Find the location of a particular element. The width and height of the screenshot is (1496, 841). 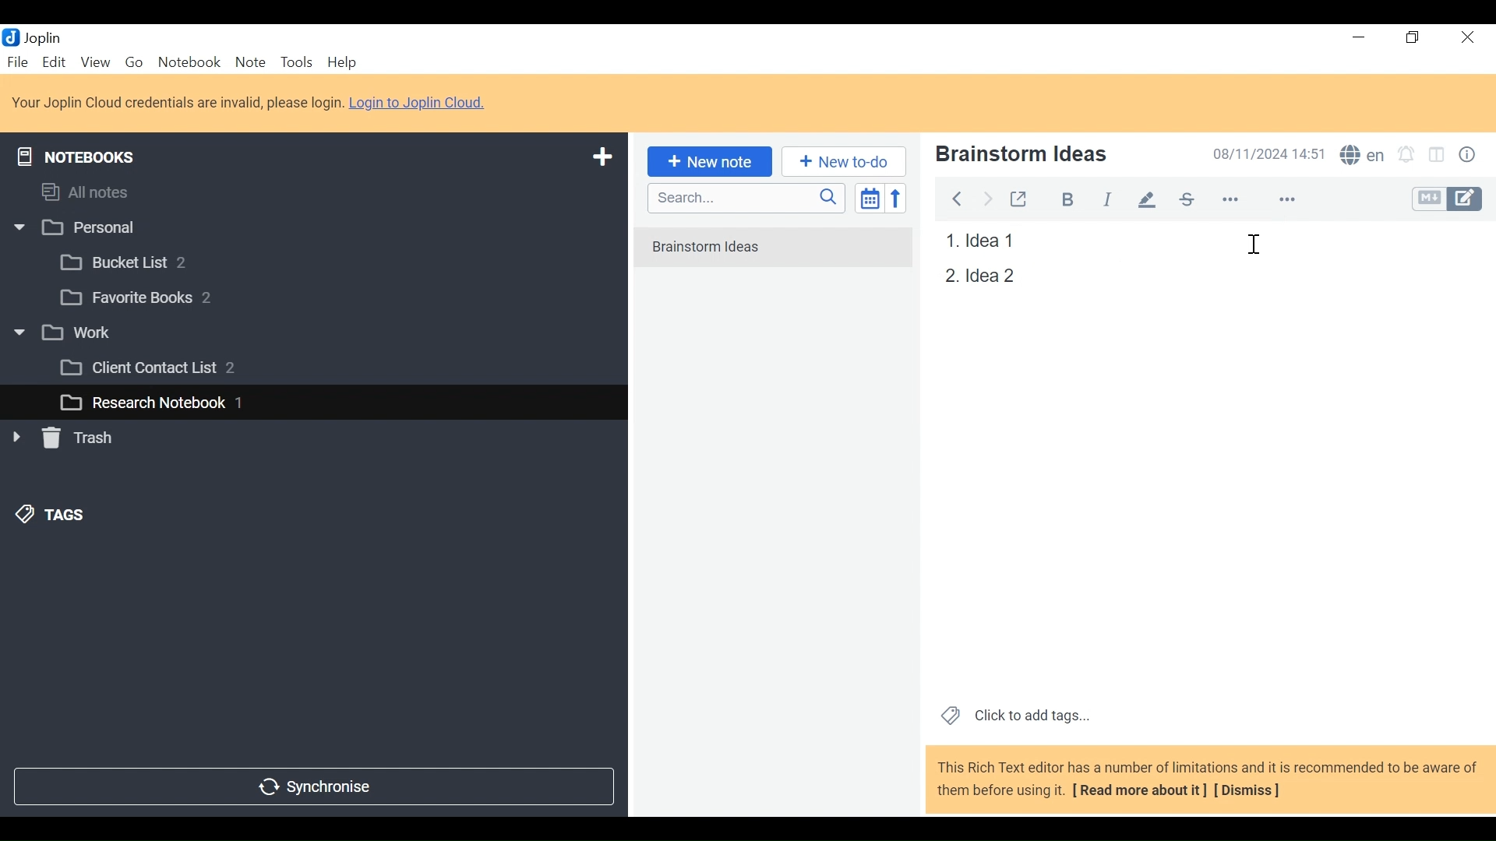

Login to Joplin Cloud is located at coordinates (422, 103).